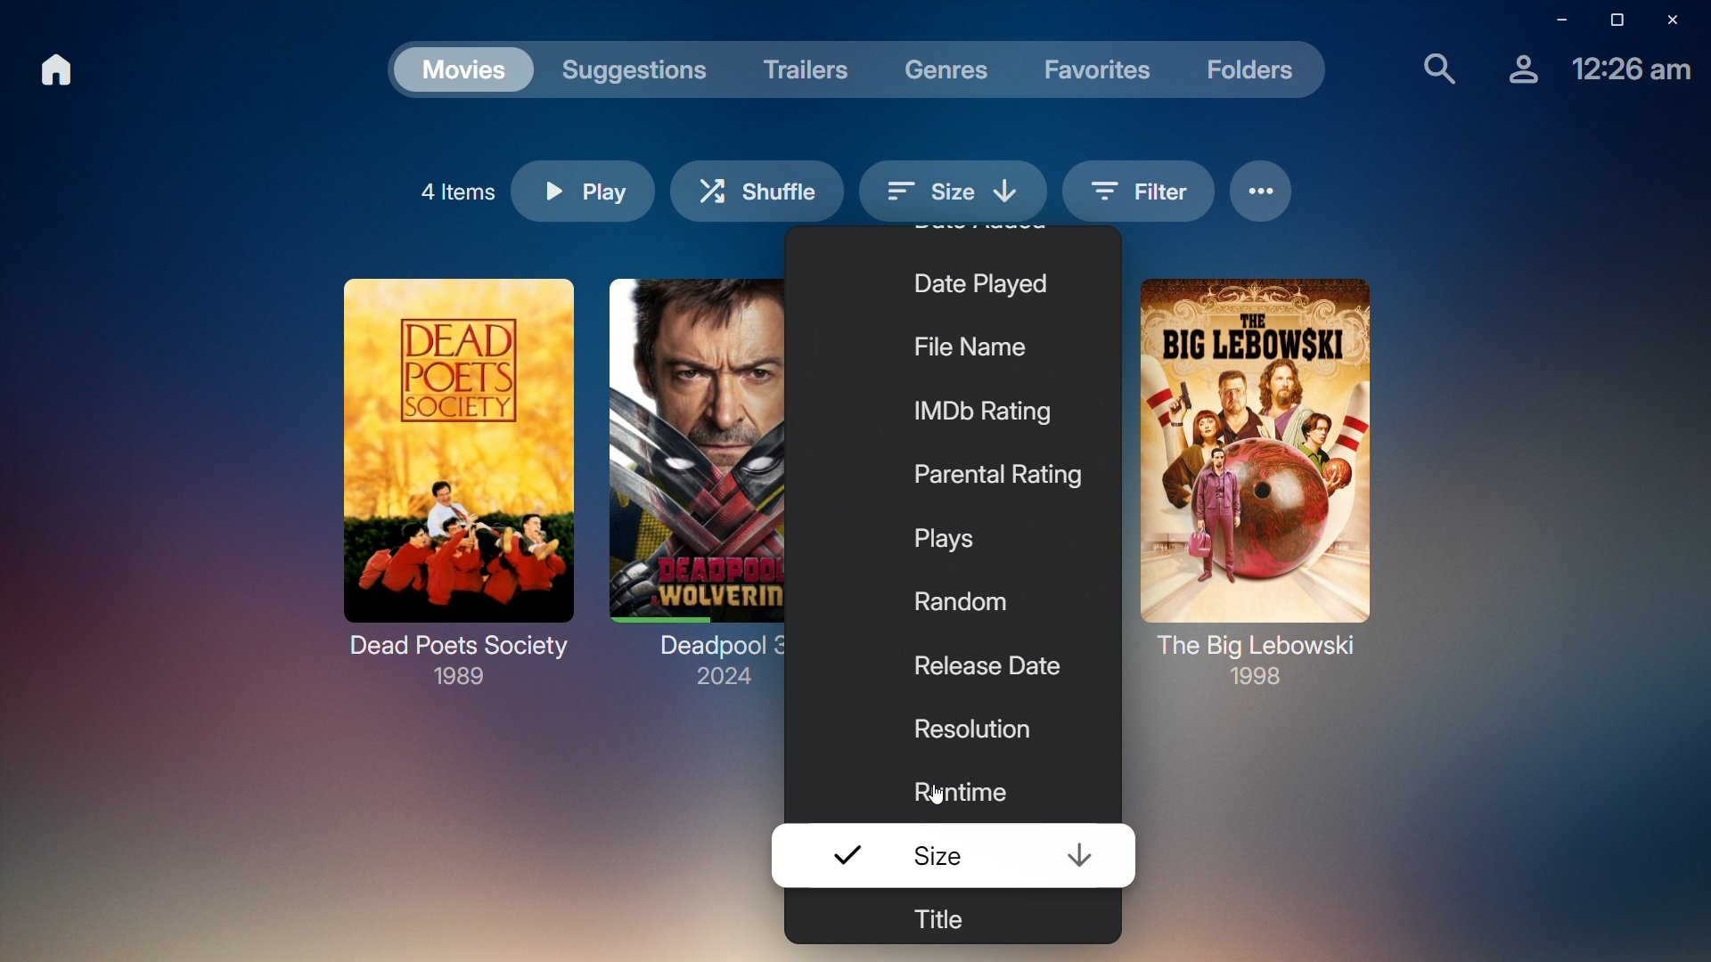 This screenshot has height=962, width=1711. I want to click on Release Date, so click(982, 673).